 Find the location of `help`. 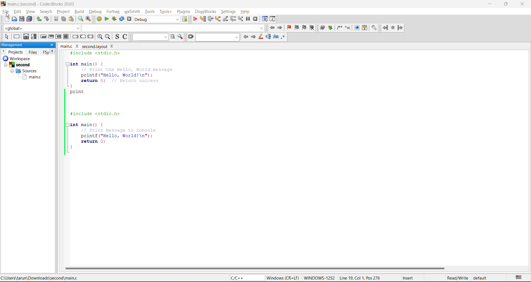

help is located at coordinates (244, 12).